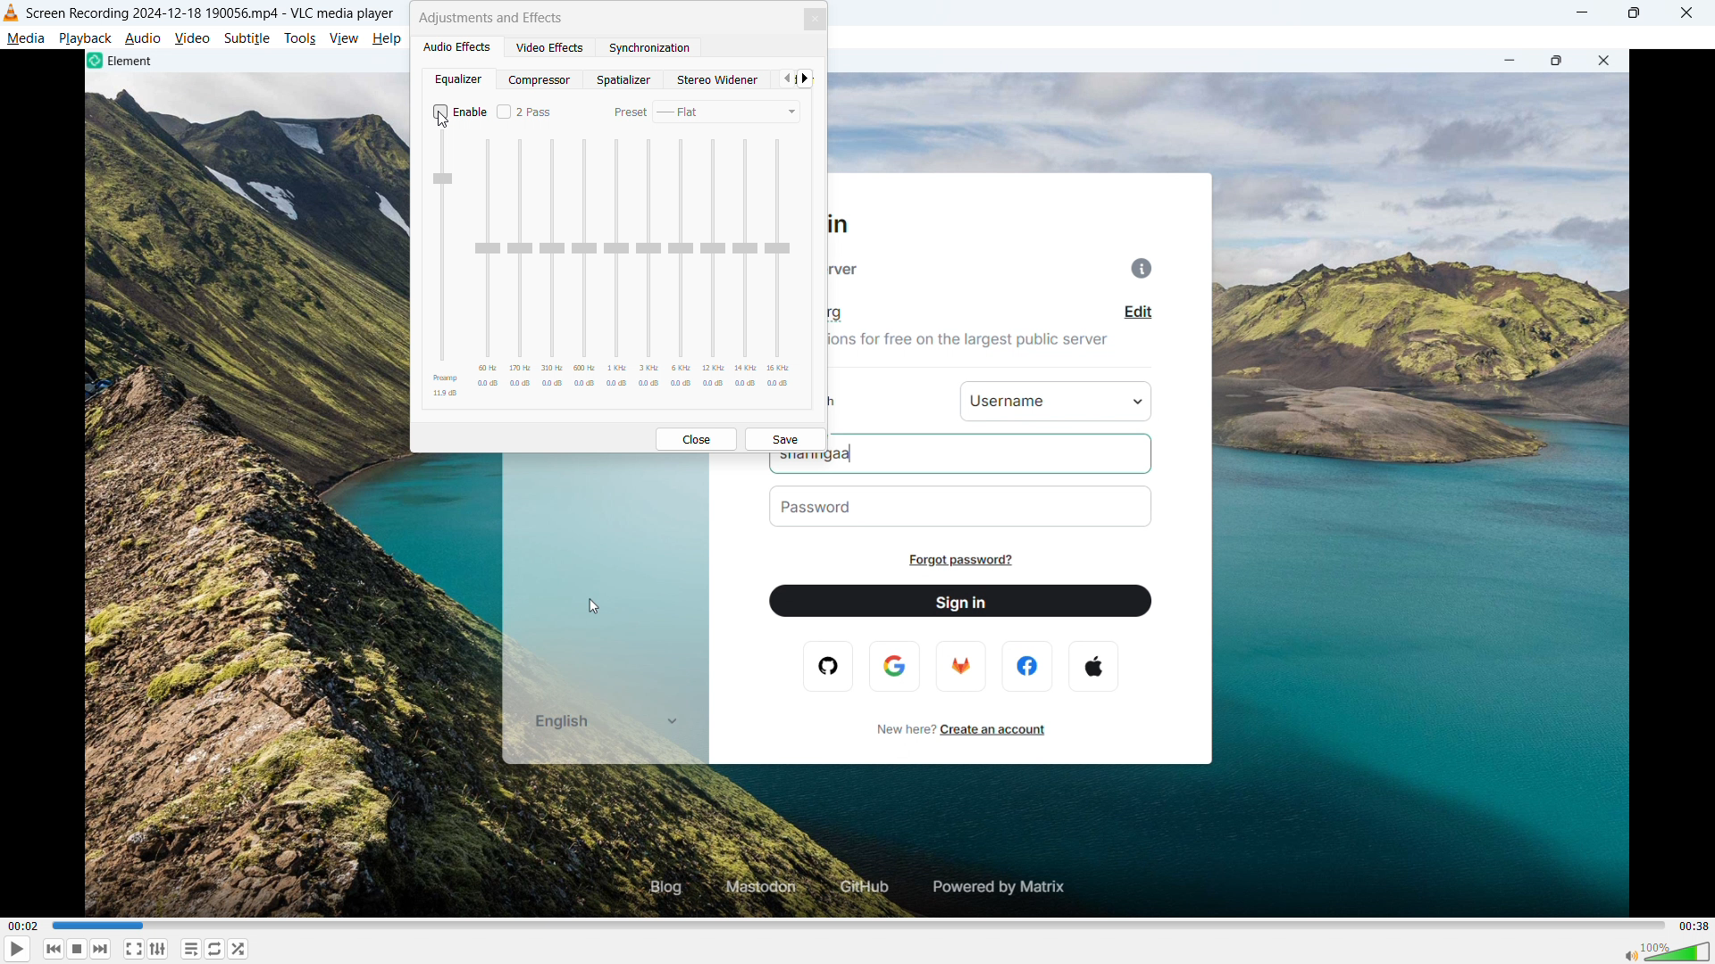  Describe the element at coordinates (343, 38) in the screenshot. I see `View ` at that location.